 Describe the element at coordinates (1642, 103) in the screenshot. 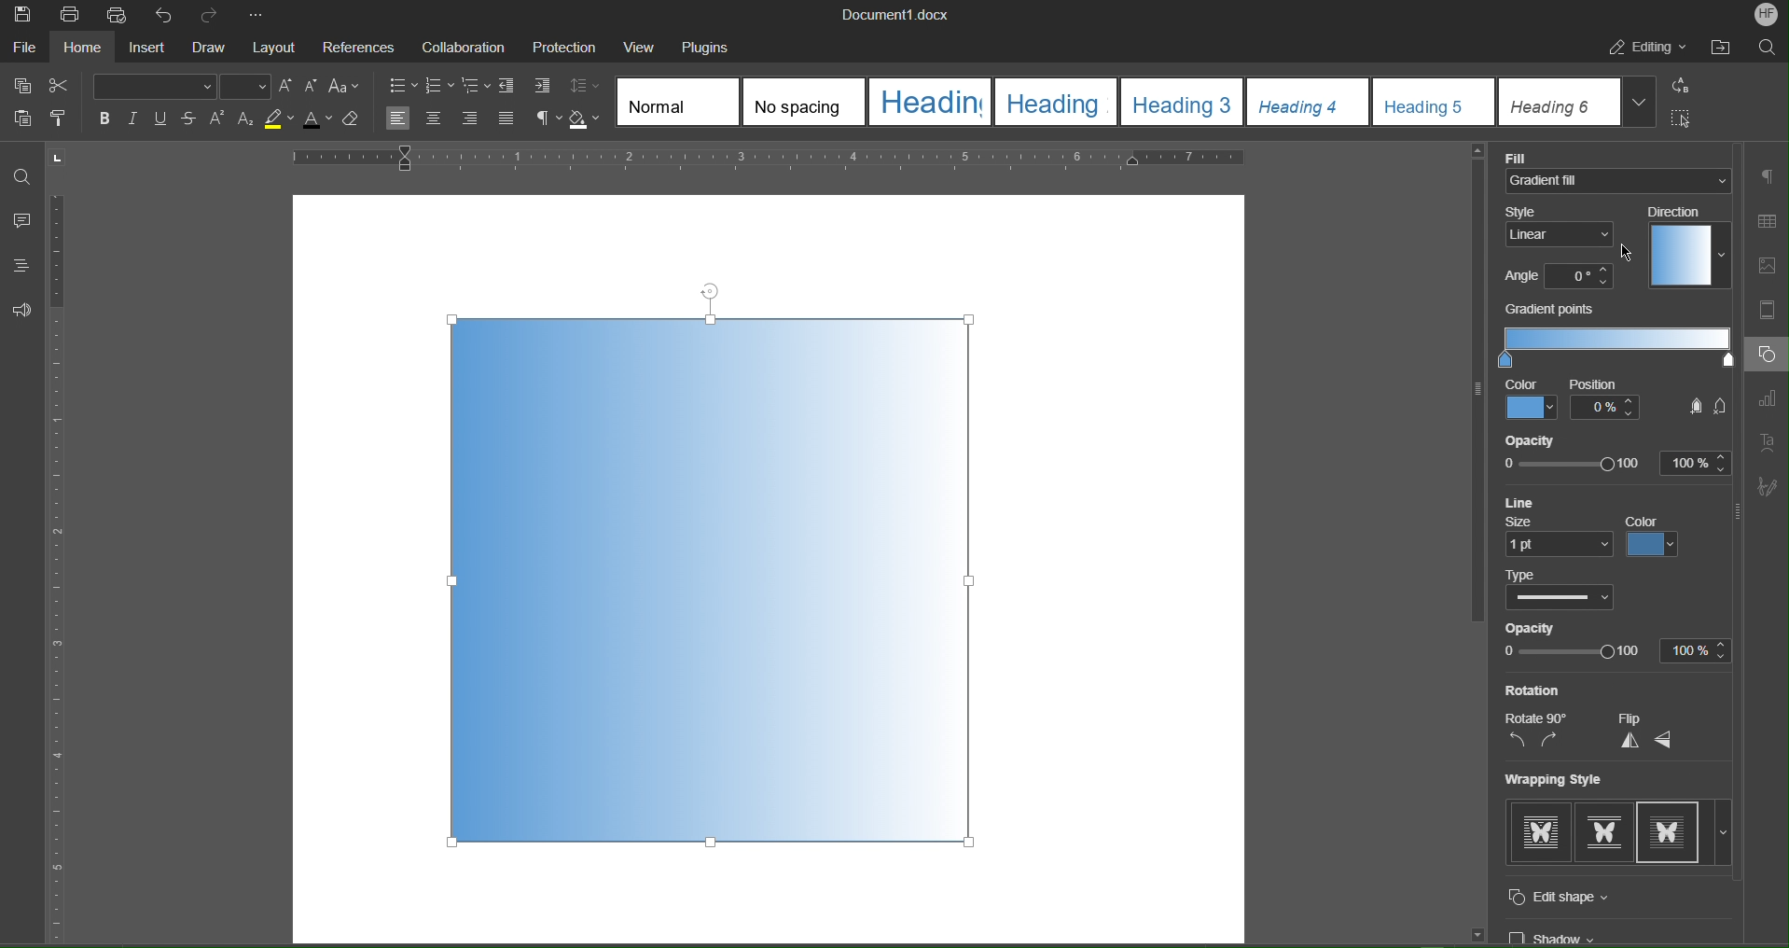

I see `More Headings` at that location.